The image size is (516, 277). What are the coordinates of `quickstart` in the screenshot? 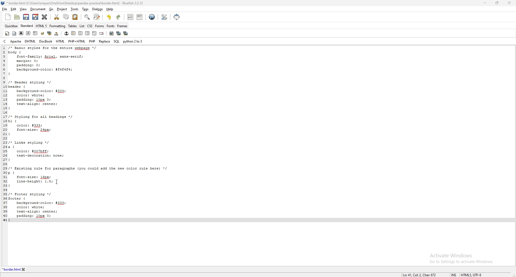 It's located at (8, 33).